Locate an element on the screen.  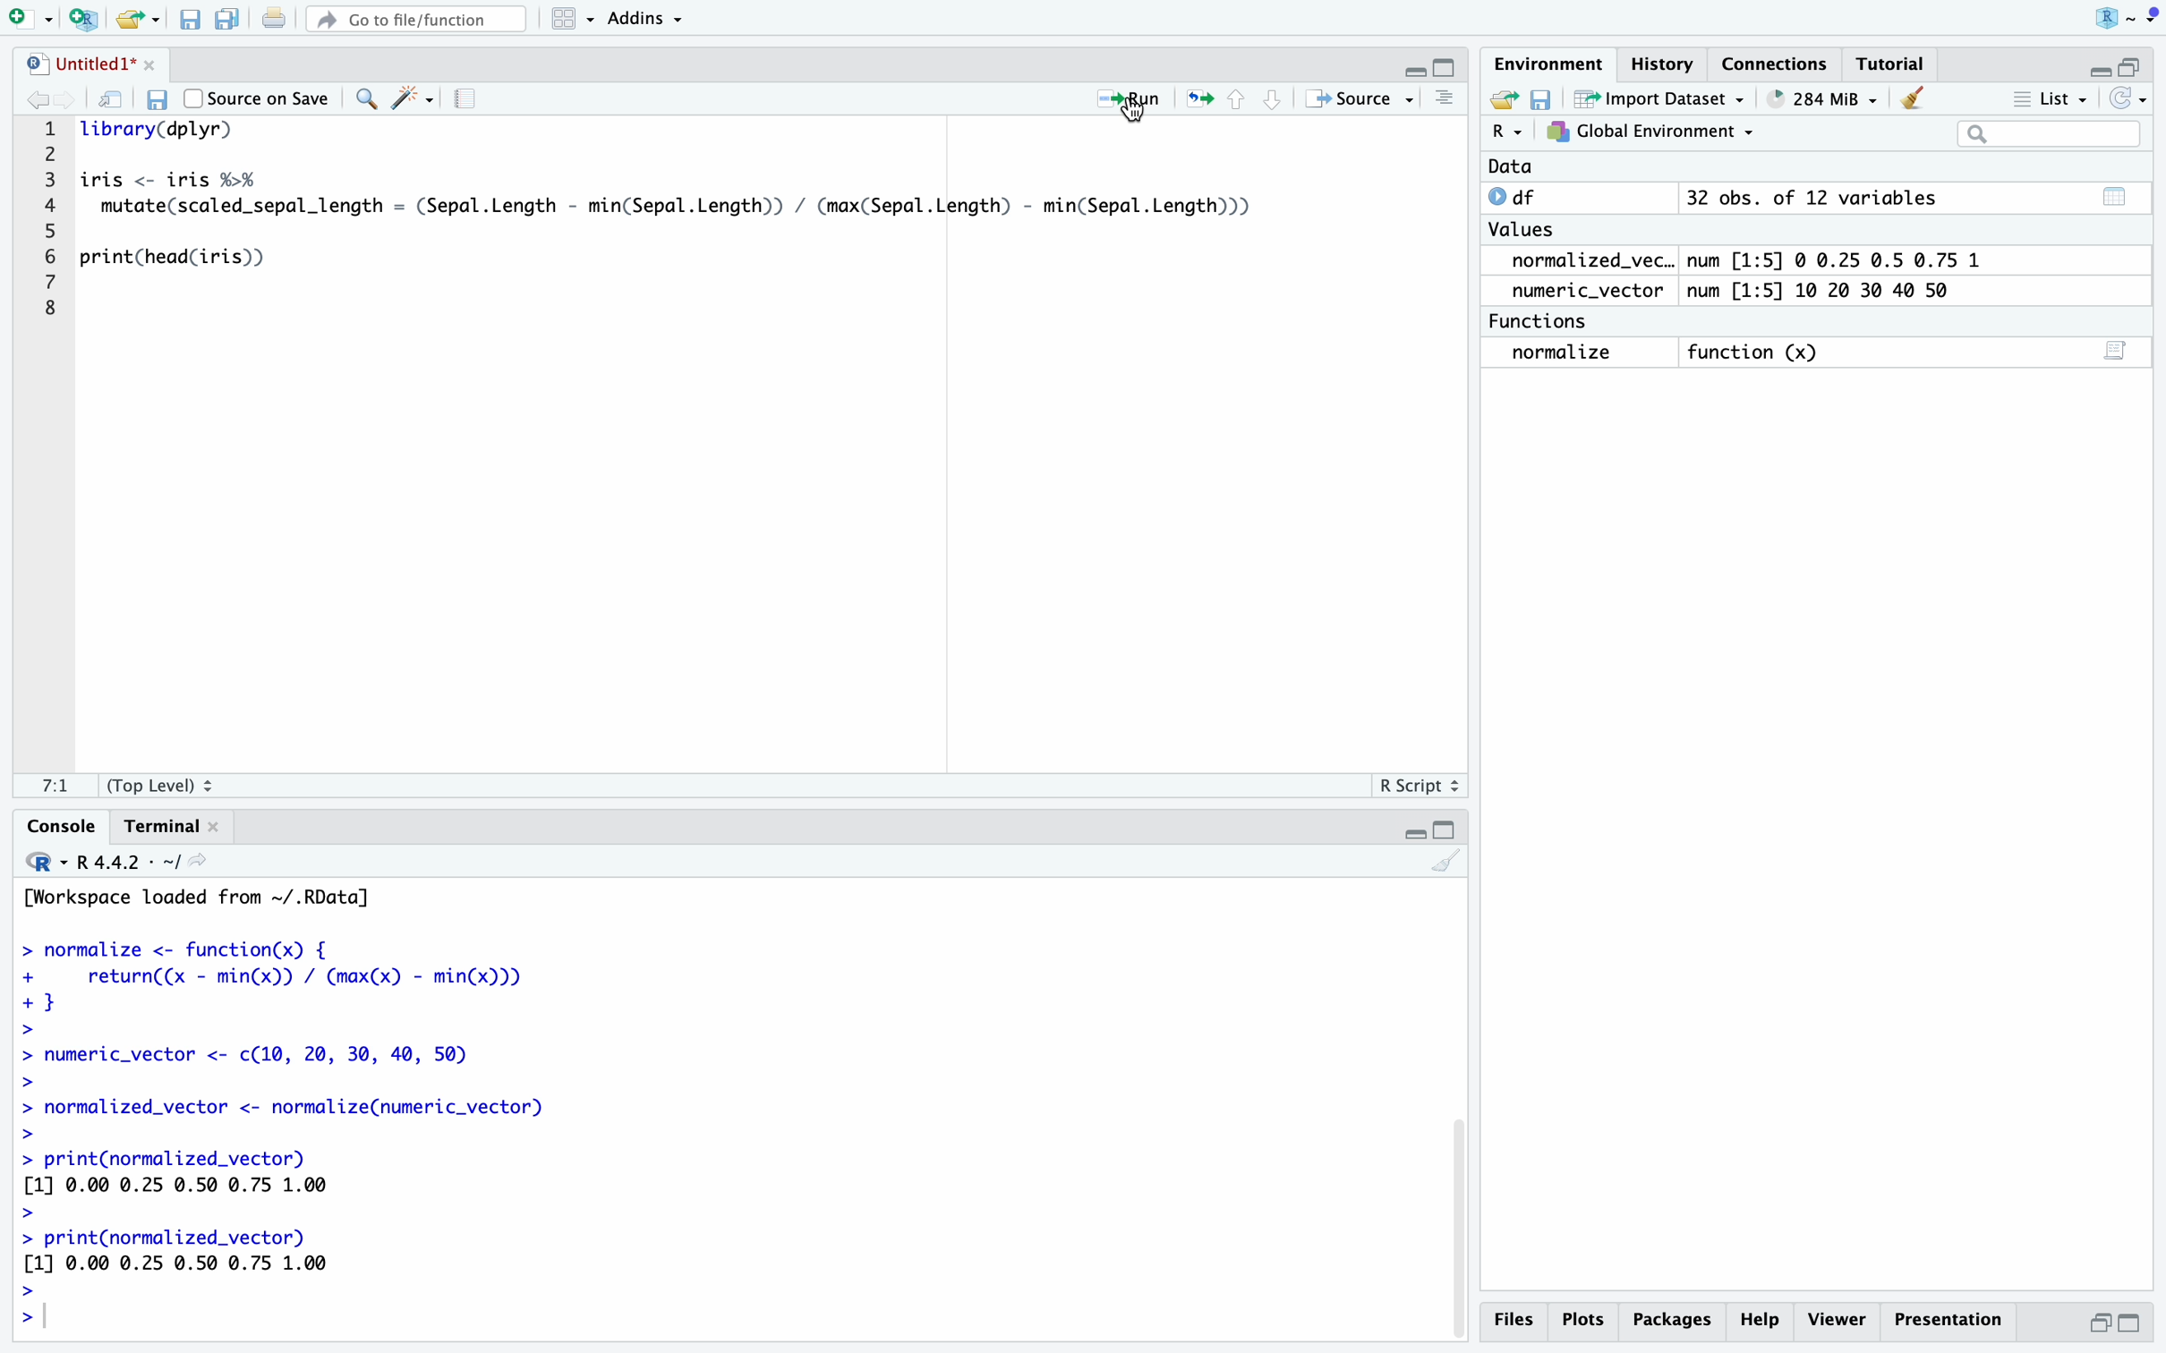
Top Level is located at coordinates (169, 784).